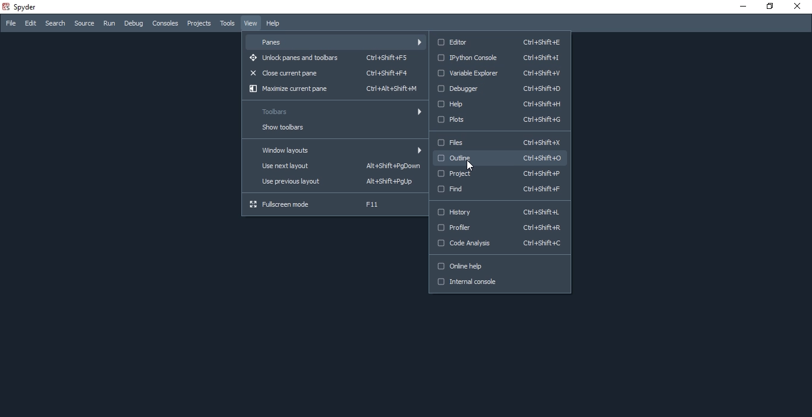  What do you see at coordinates (799, 8) in the screenshot?
I see `close` at bounding box center [799, 8].